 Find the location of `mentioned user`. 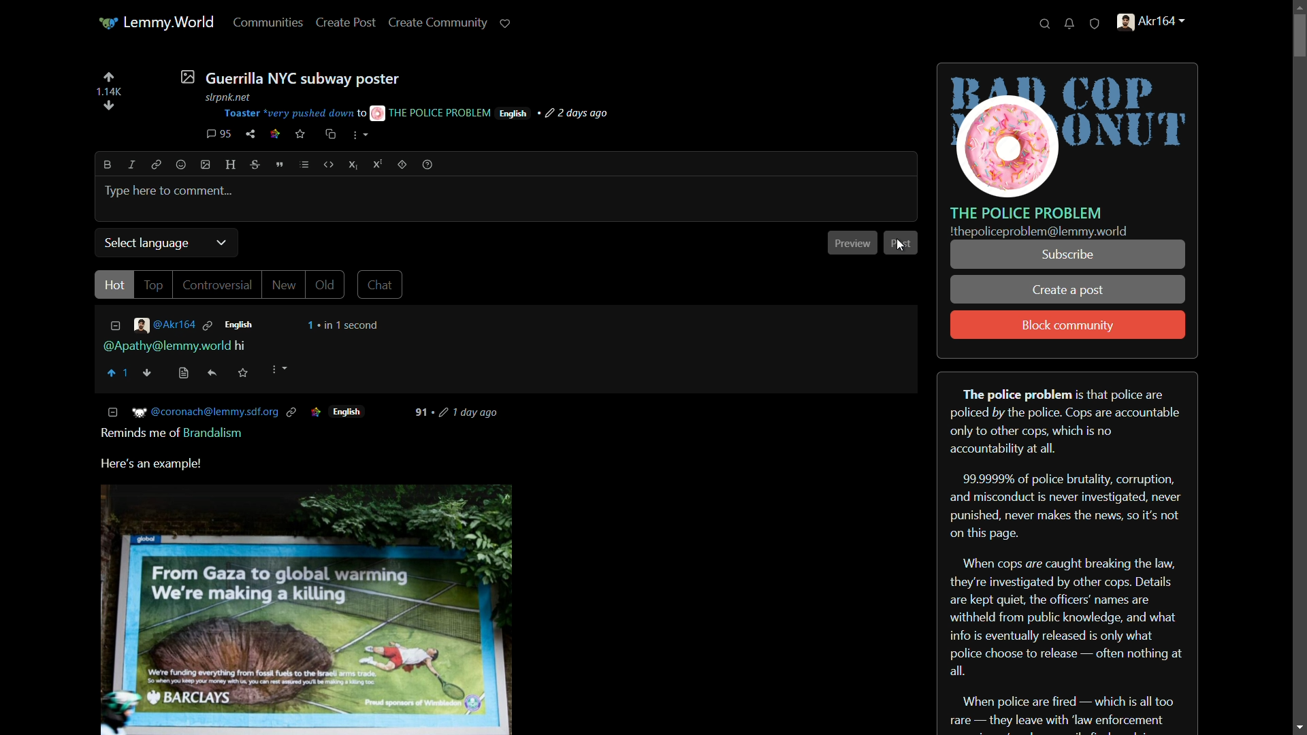

mentioned user is located at coordinates (167, 346).